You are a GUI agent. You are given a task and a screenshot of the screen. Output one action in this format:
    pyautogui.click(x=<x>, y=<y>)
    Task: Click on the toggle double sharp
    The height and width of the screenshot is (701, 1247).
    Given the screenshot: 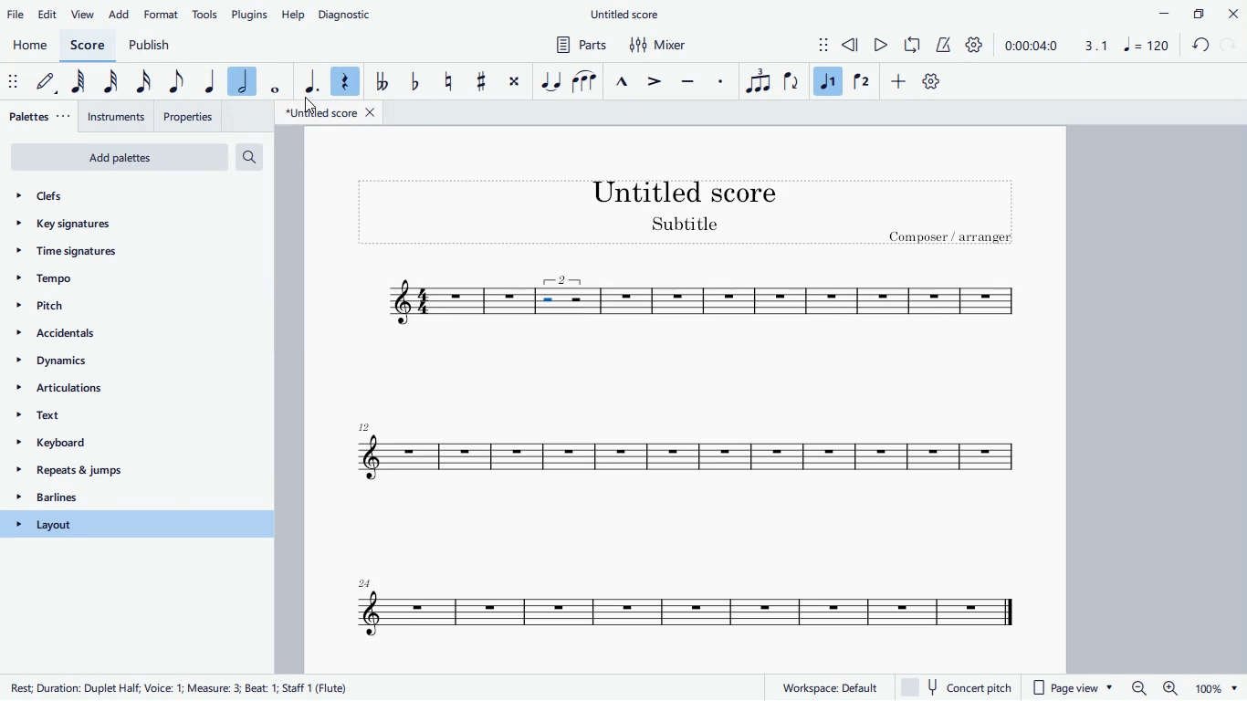 What is the action you would take?
    pyautogui.click(x=514, y=85)
    